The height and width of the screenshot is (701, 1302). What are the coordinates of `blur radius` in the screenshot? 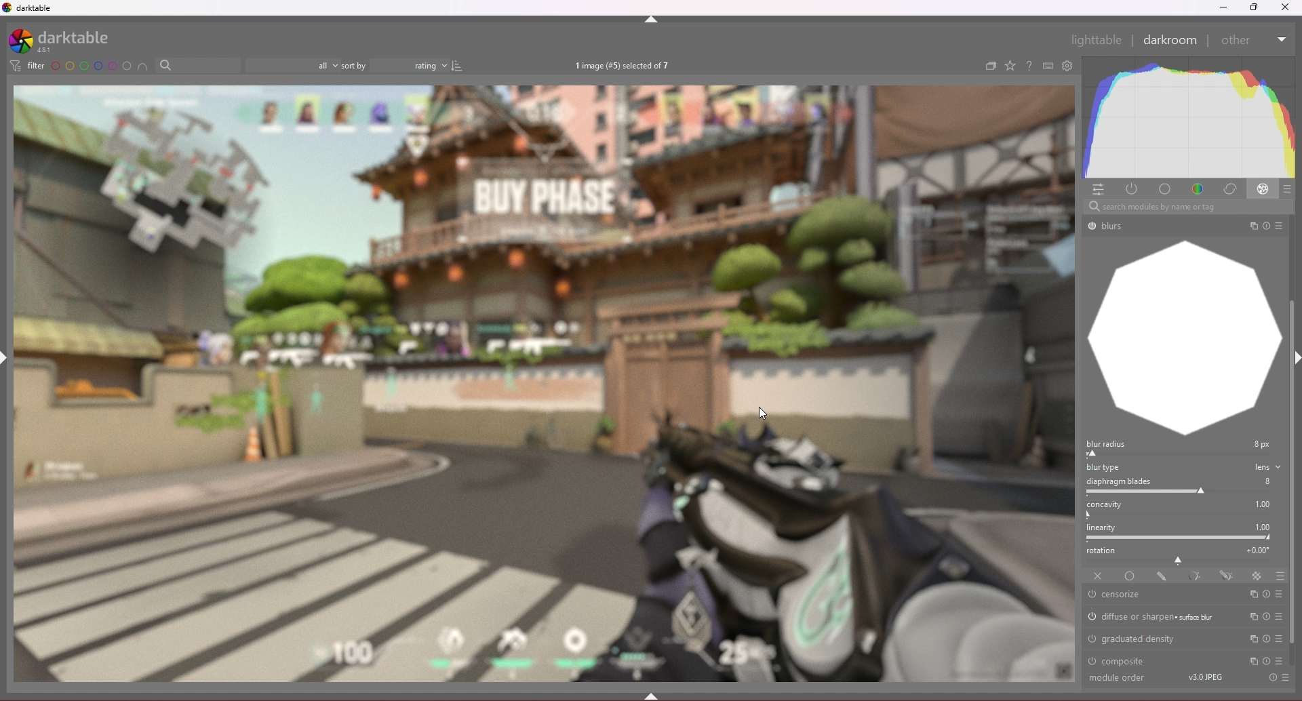 It's located at (1182, 448).